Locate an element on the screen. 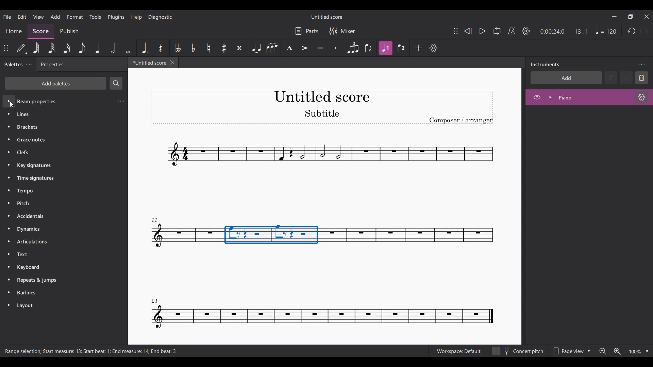  Delete is located at coordinates (641, 78).